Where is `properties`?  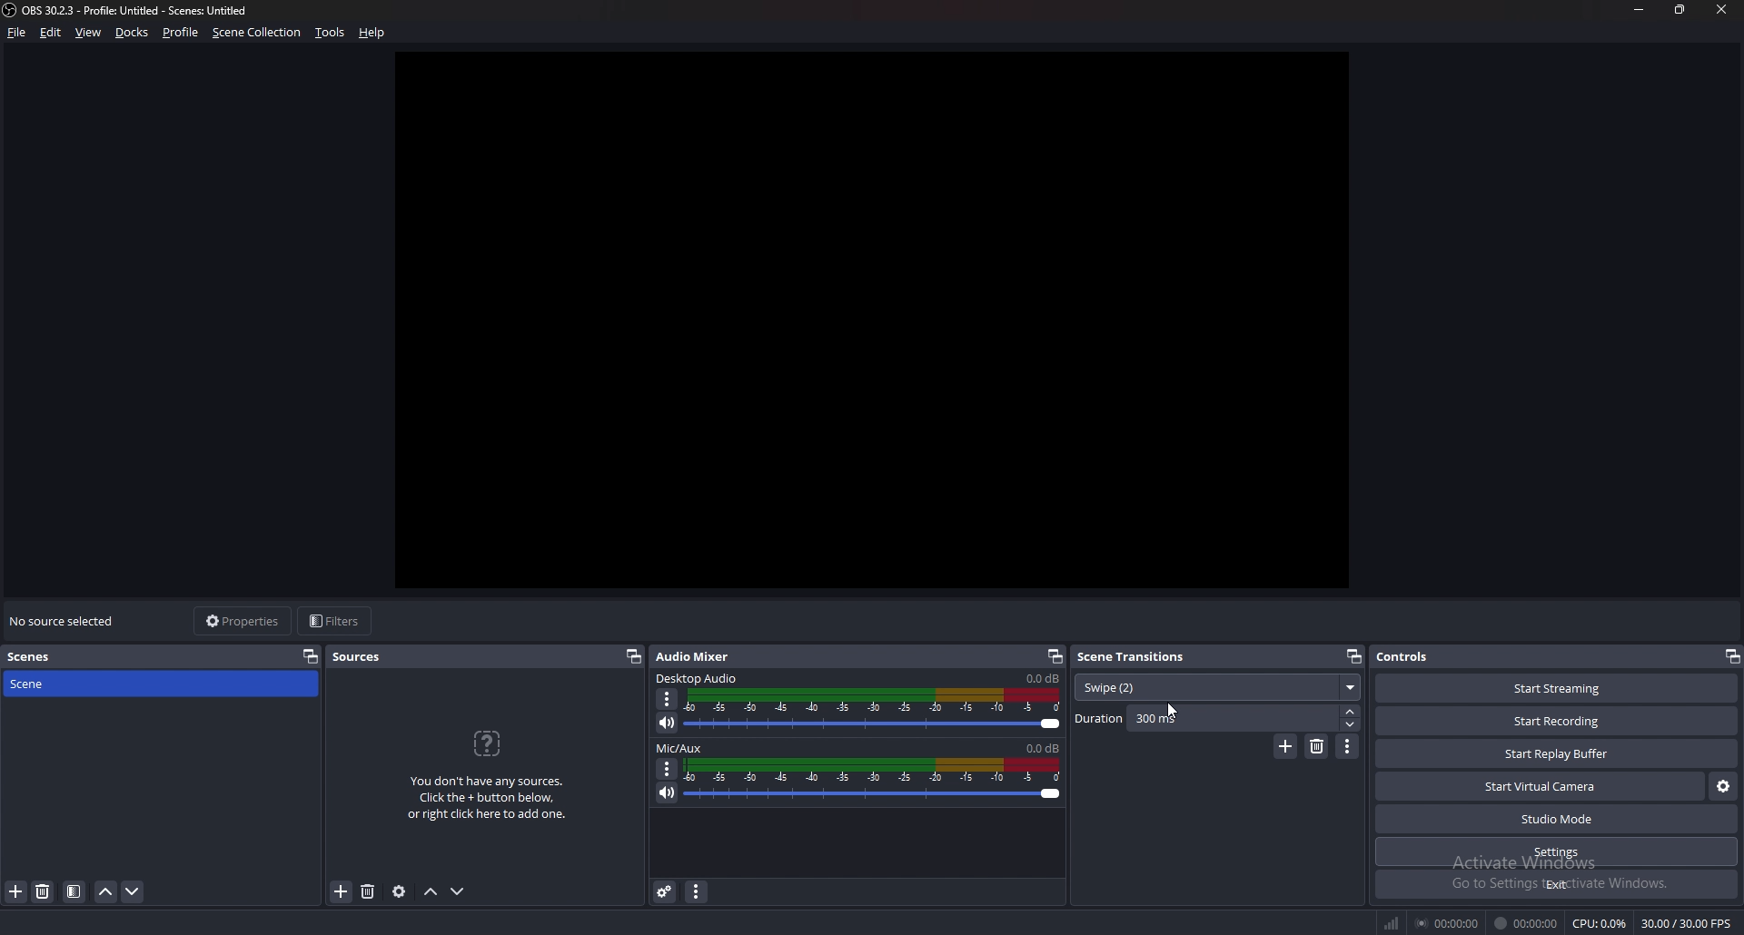 properties is located at coordinates (244, 621).